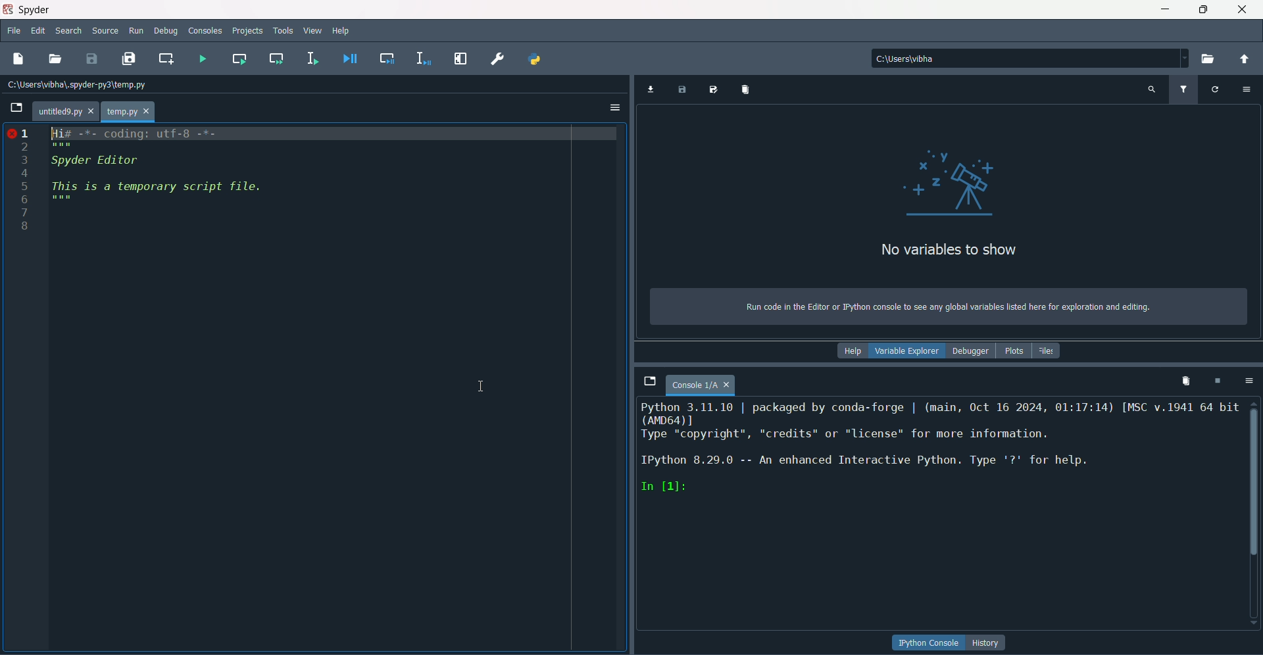  What do you see at coordinates (1201, 9) in the screenshot?
I see `minimize/maximize` at bounding box center [1201, 9].